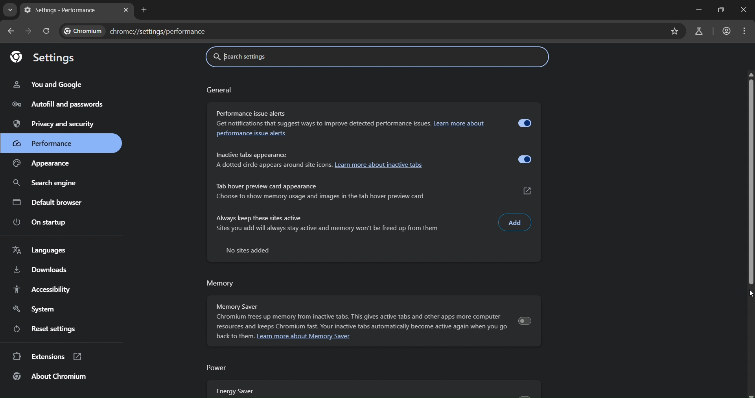 The height and width of the screenshot is (398, 755). I want to click on settings, so click(44, 57).